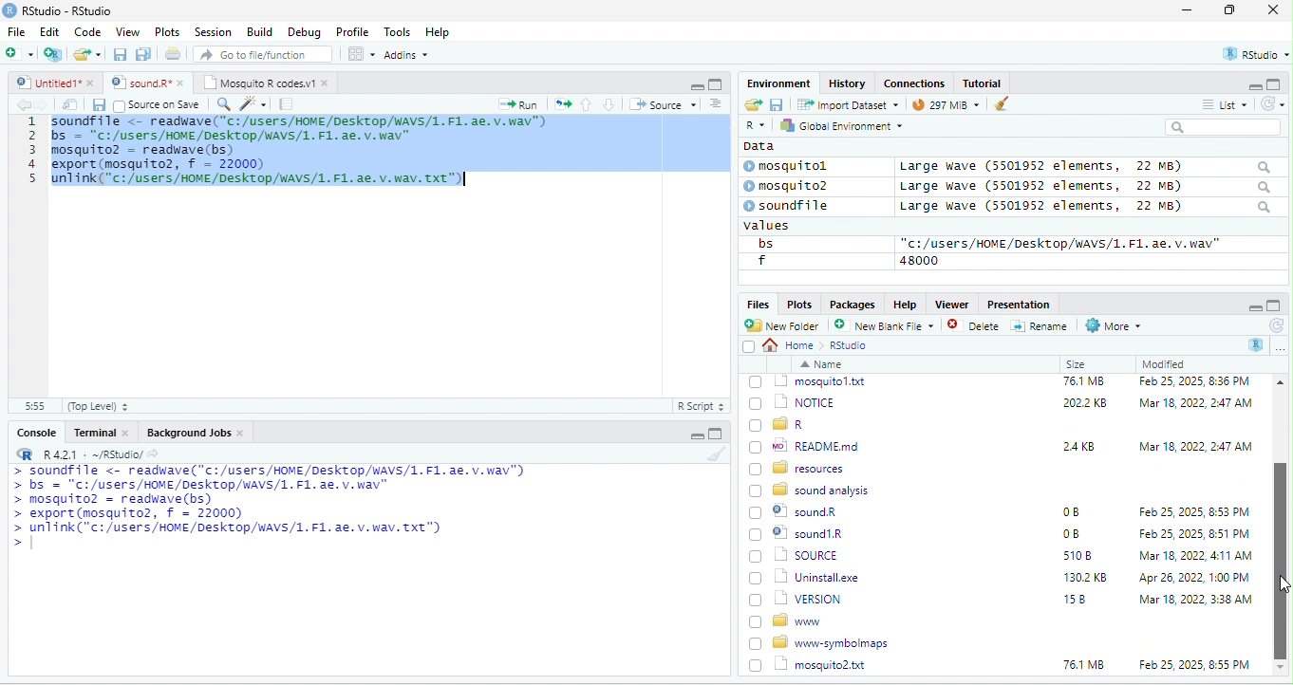 The height and width of the screenshot is (685, 1293). What do you see at coordinates (796, 404) in the screenshot?
I see `© Rhistory` at bounding box center [796, 404].